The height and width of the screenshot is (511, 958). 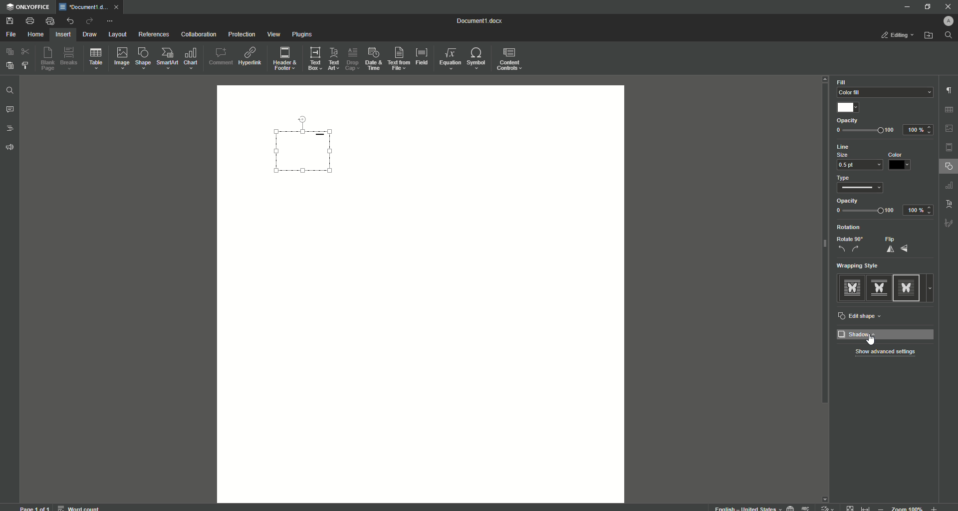 What do you see at coordinates (9, 65) in the screenshot?
I see `Paste` at bounding box center [9, 65].